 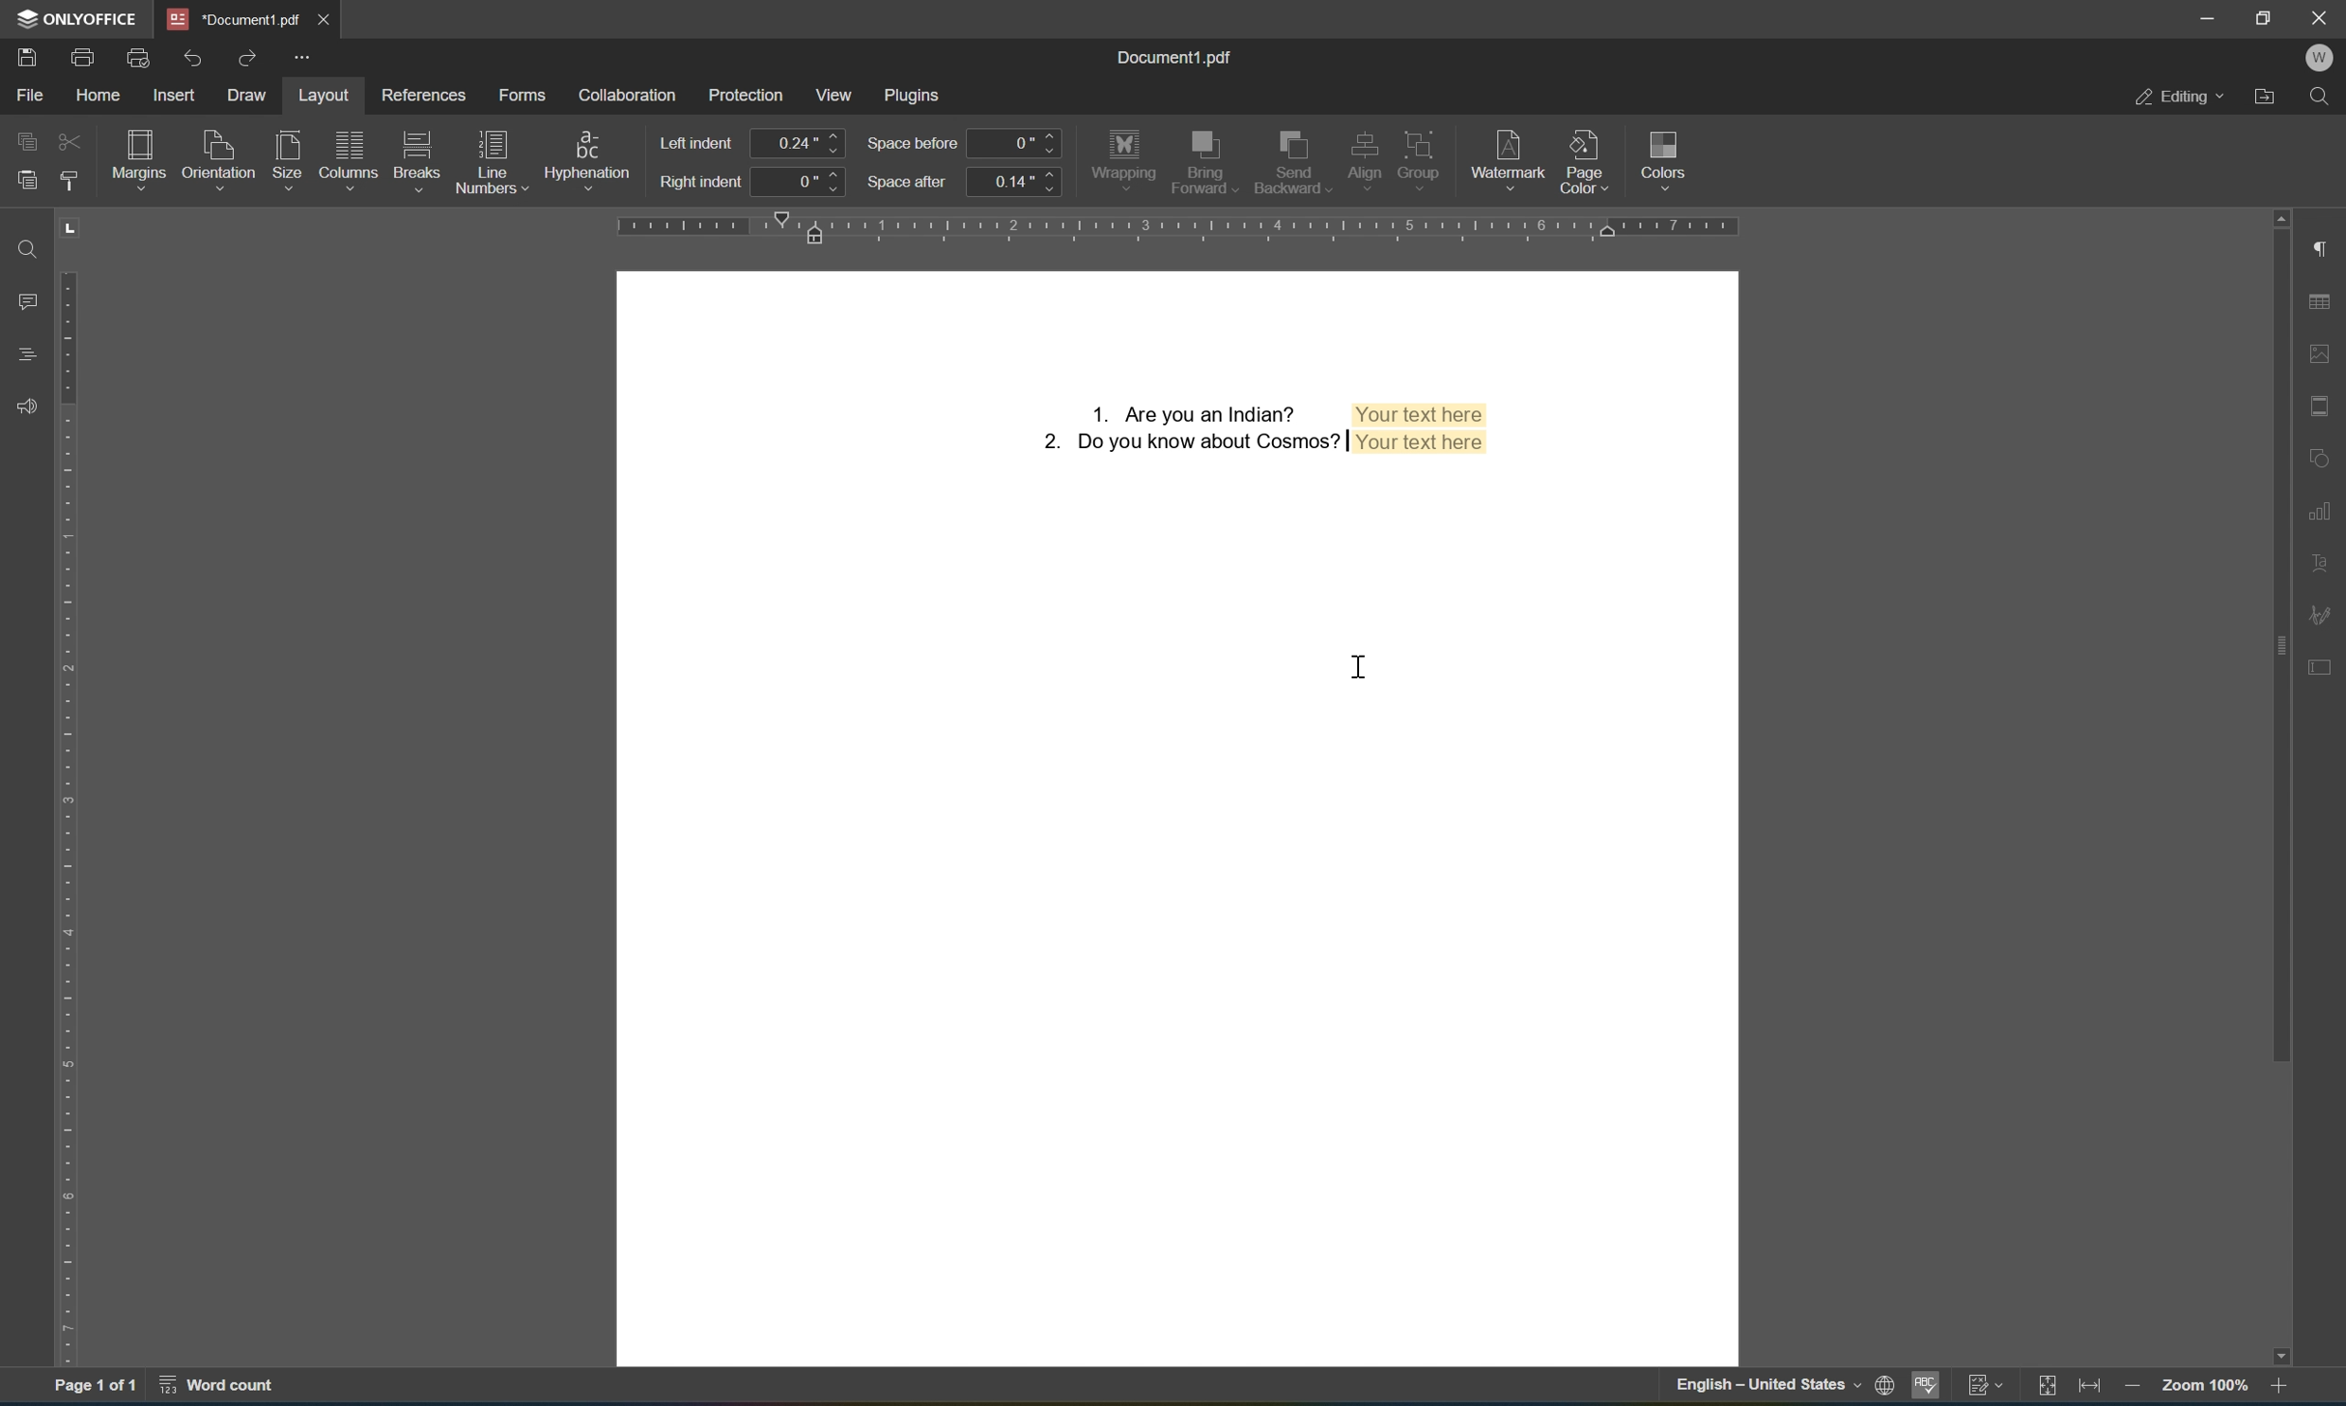 I want to click on line numbers, so click(x=489, y=161).